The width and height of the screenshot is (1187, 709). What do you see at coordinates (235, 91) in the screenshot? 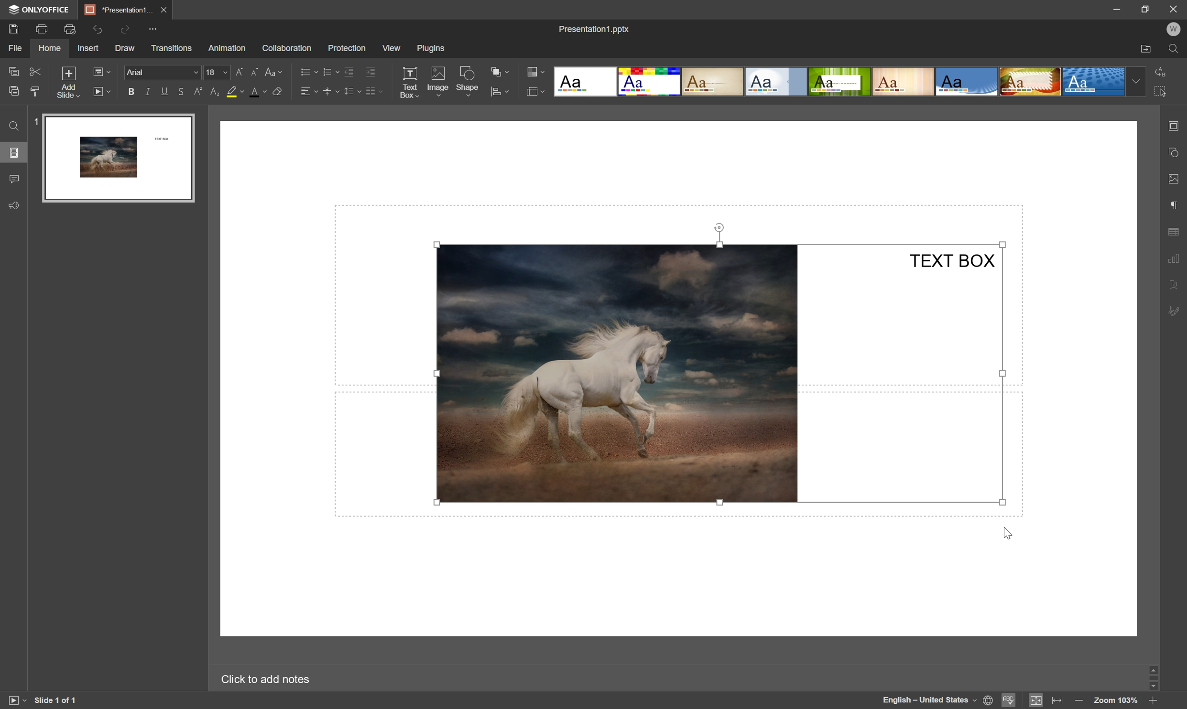
I see `background color` at bounding box center [235, 91].